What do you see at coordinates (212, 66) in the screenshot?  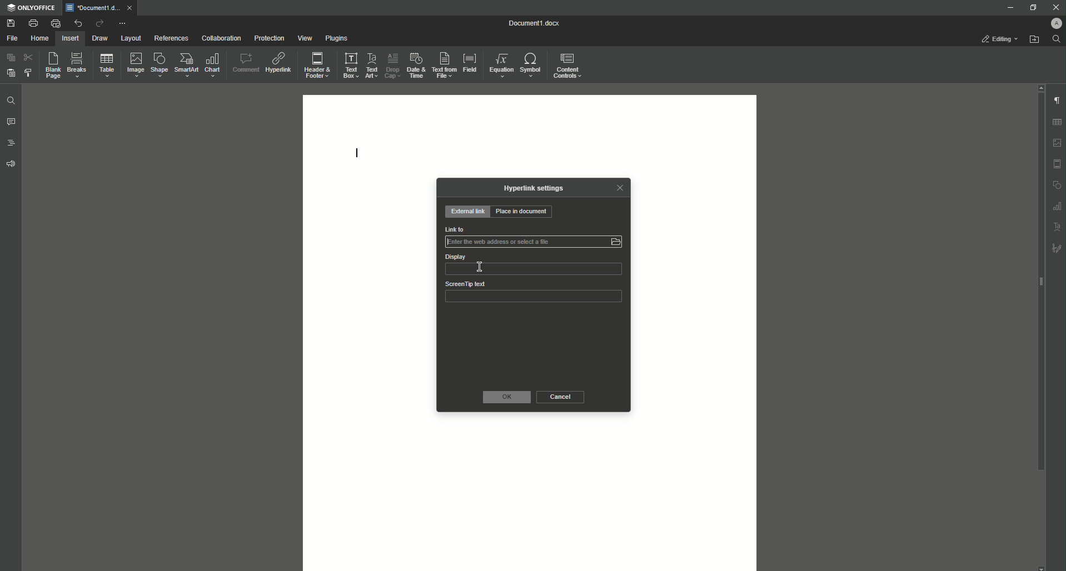 I see `Chart` at bounding box center [212, 66].